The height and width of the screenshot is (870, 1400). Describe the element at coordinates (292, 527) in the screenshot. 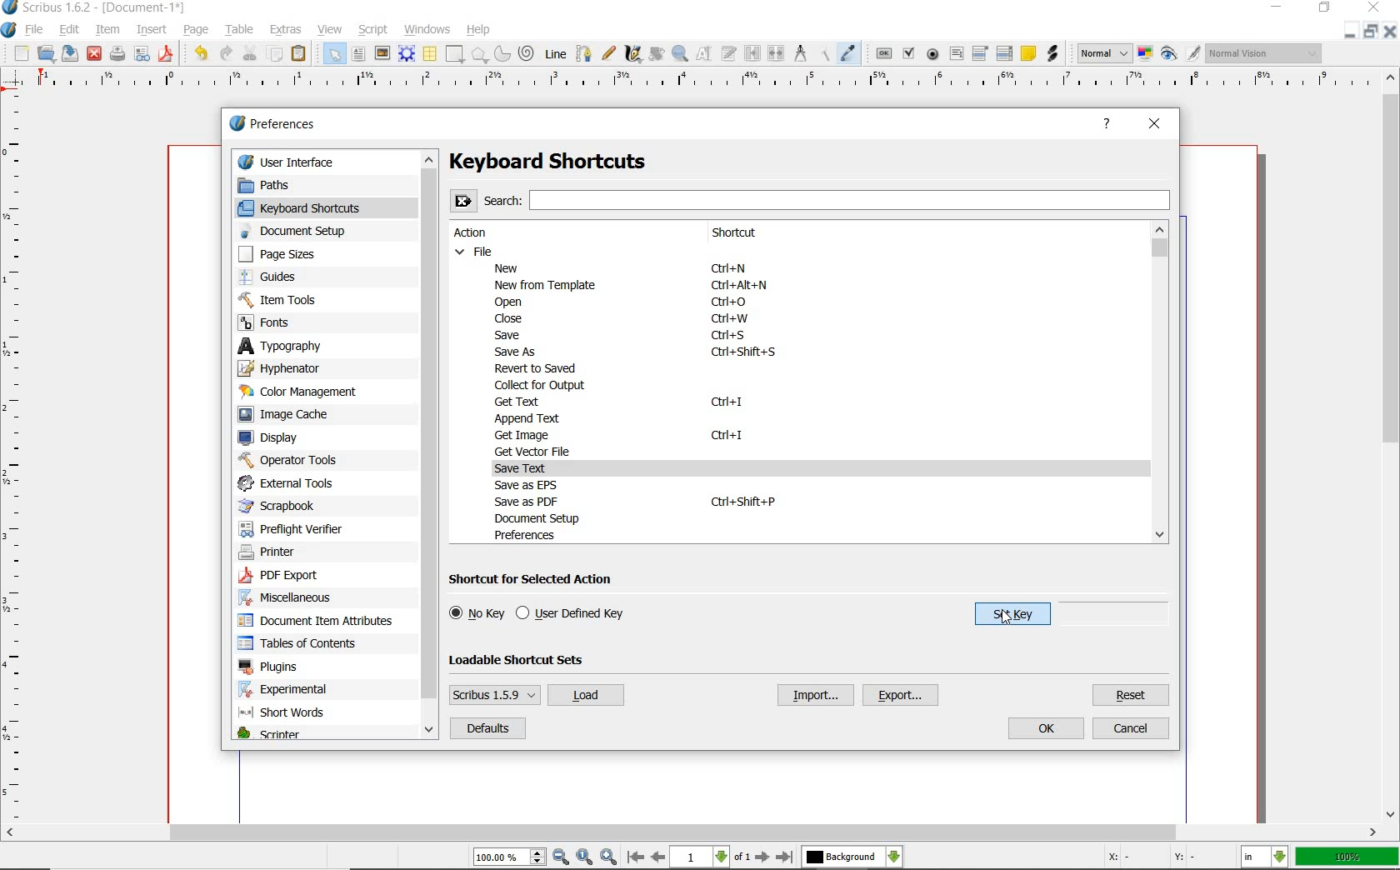

I see `preflight verifier` at that location.